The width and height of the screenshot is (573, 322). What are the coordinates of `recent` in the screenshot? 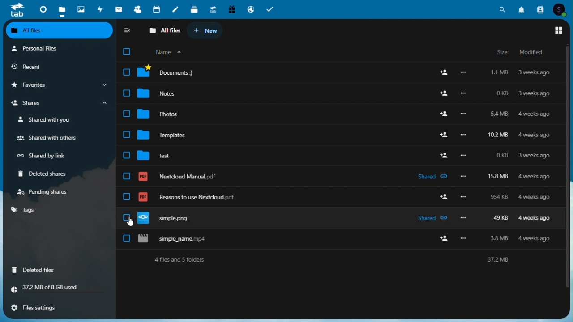 It's located at (58, 67).